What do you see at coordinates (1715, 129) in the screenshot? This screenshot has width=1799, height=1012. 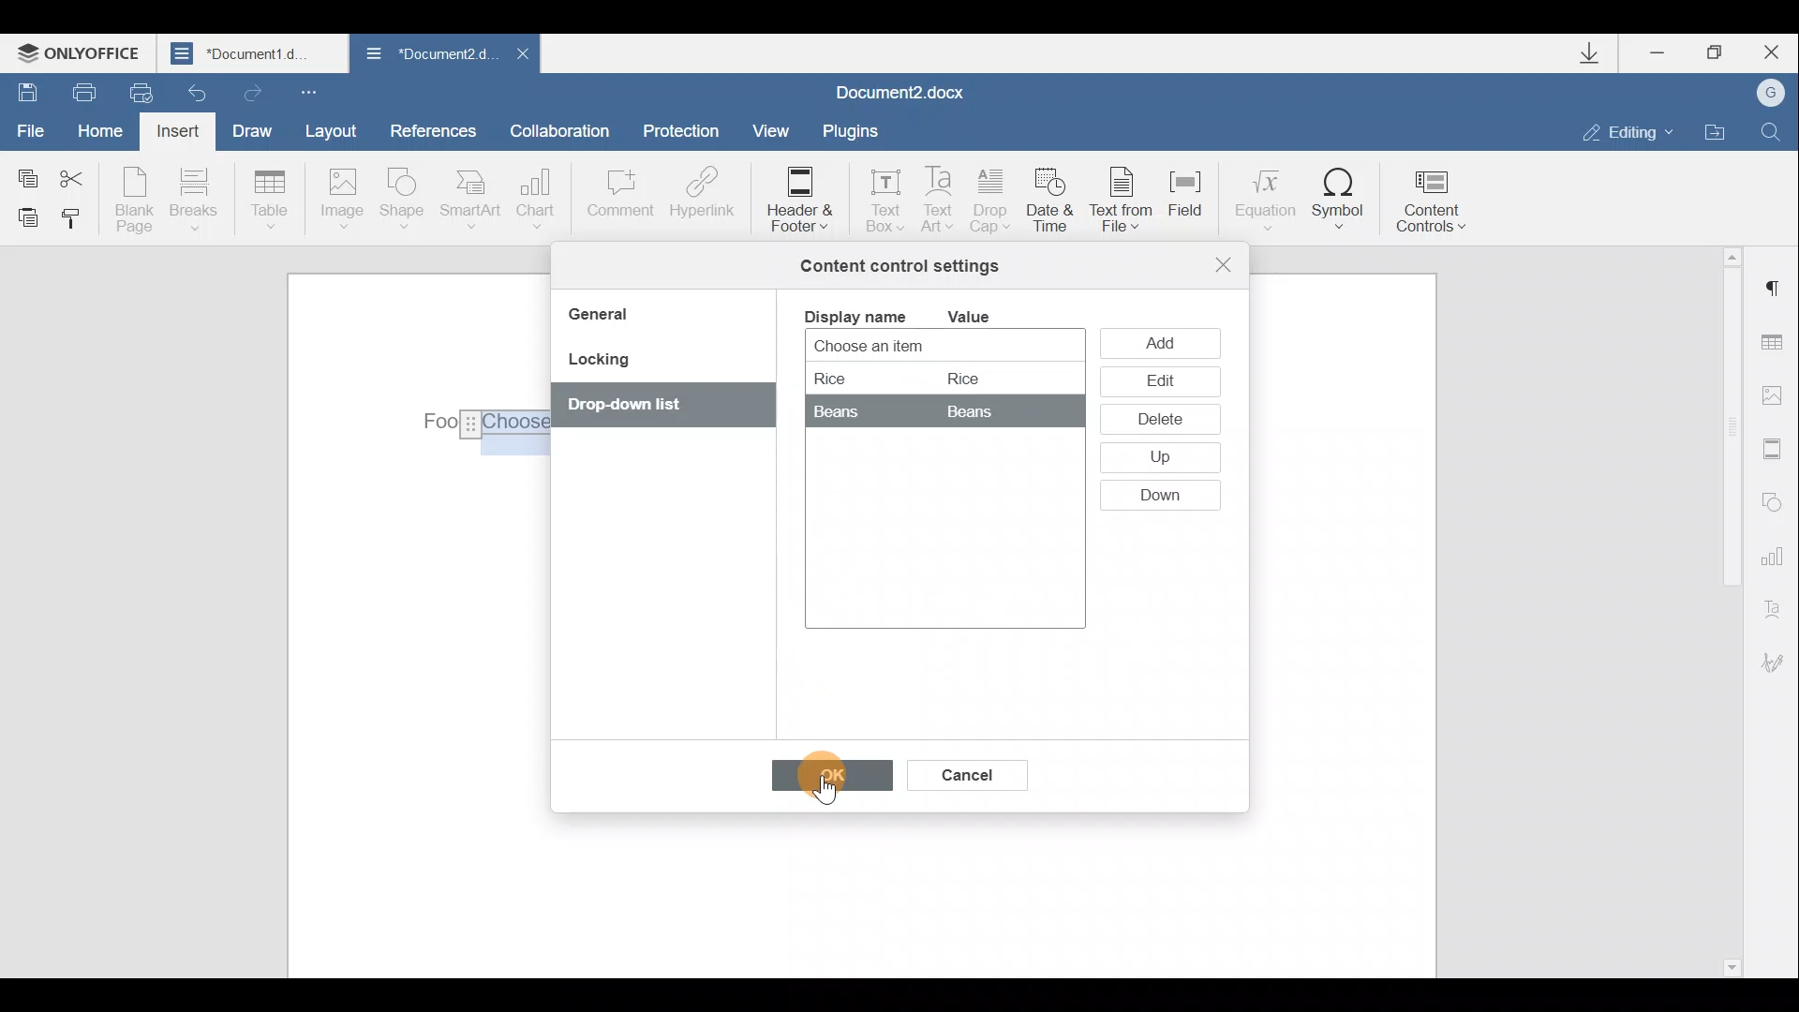 I see `Open file location` at bounding box center [1715, 129].